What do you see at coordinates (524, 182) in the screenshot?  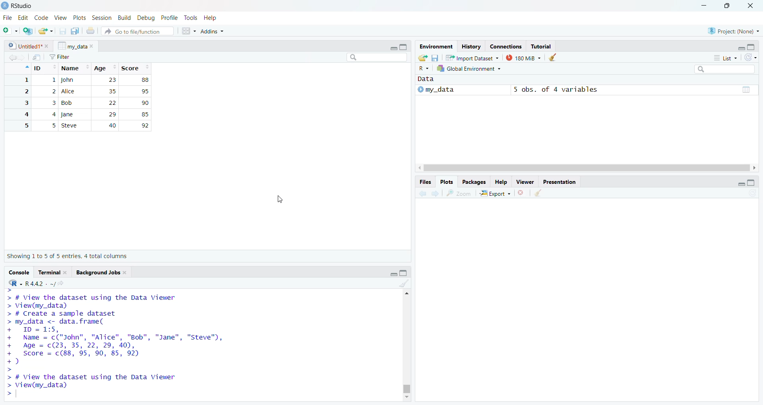 I see `Viewer` at bounding box center [524, 182].